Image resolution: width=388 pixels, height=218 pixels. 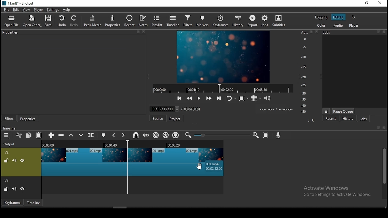 What do you see at coordinates (103, 134) in the screenshot?
I see `create/edit marker` at bounding box center [103, 134].